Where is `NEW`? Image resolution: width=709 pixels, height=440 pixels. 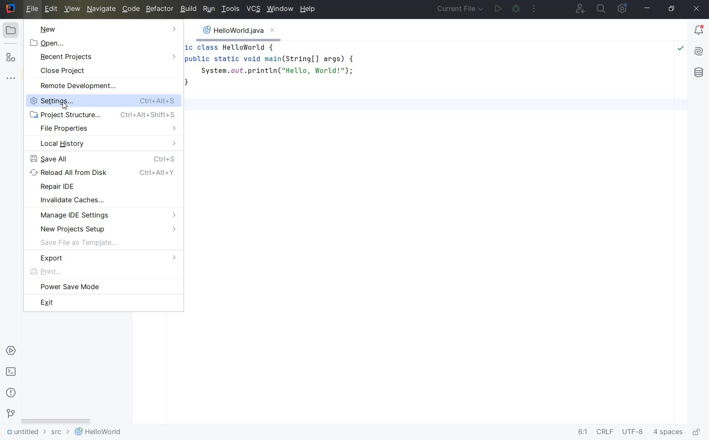
NEW is located at coordinates (107, 29).